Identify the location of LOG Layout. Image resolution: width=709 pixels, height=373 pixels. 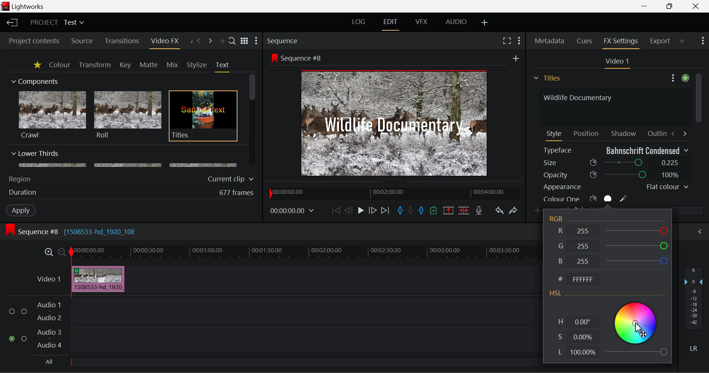
(359, 21).